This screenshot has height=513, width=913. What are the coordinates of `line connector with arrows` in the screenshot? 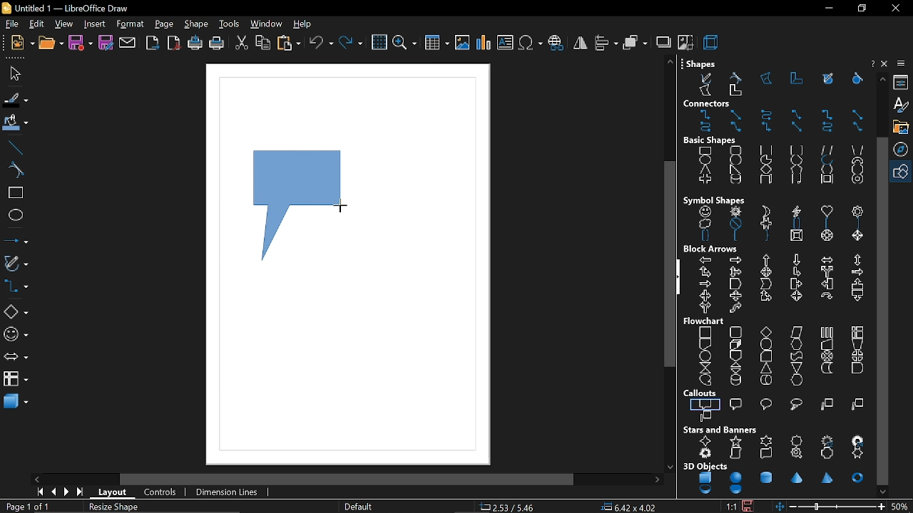 It's located at (856, 128).